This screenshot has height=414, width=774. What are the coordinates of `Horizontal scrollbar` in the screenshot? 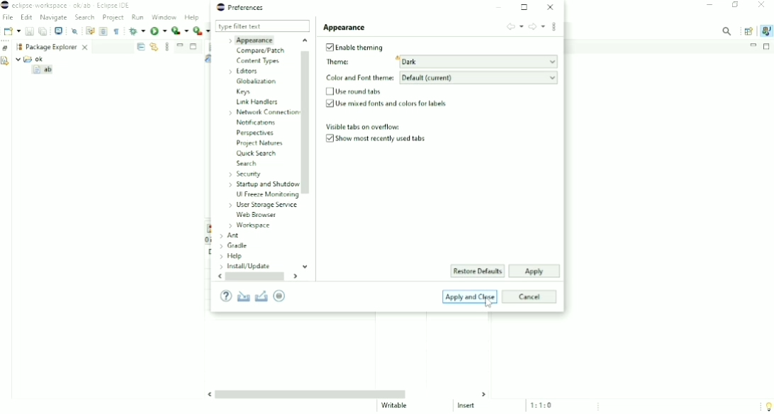 It's located at (348, 394).